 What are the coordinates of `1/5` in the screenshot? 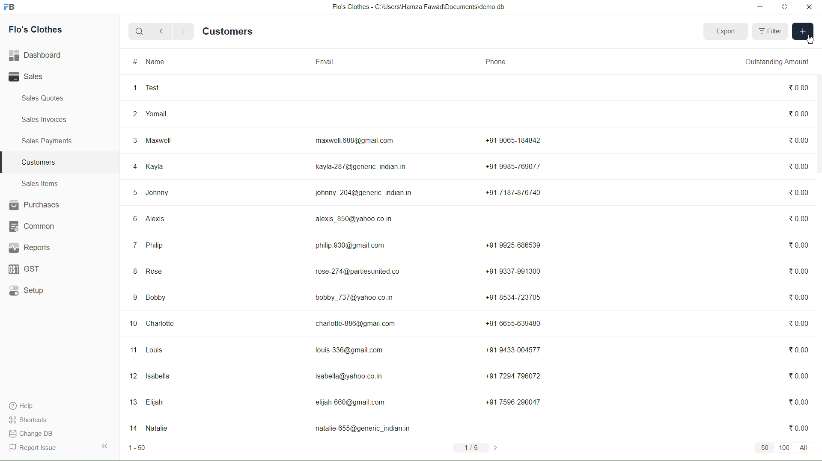 It's located at (475, 446).